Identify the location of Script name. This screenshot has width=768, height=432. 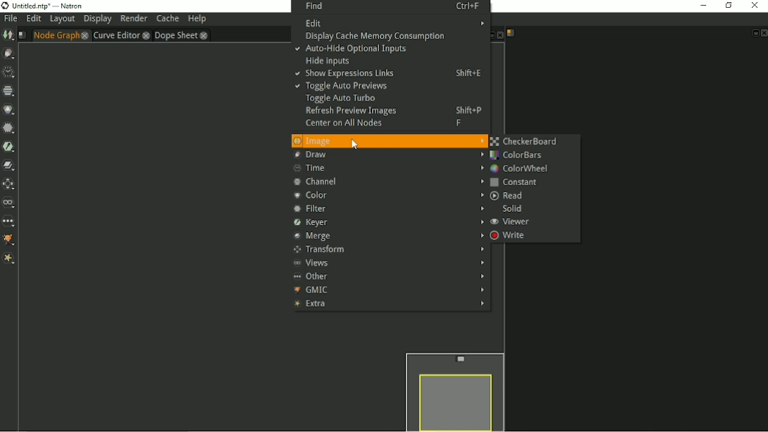
(511, 33).